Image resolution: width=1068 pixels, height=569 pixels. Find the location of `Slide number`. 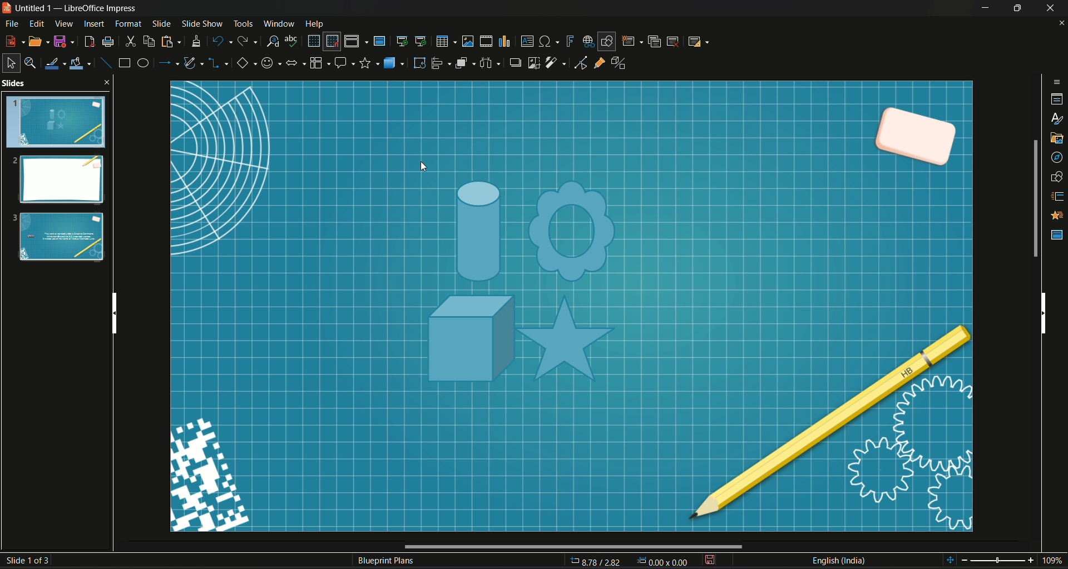

Slide number is located at coordinates (31, 561).